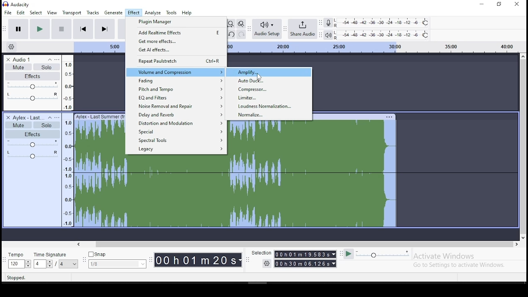 The width and height of the screenshot is (528, 297). Describe the element at coordinates (18, 67) in the screenshot. I see `mute` at that location.